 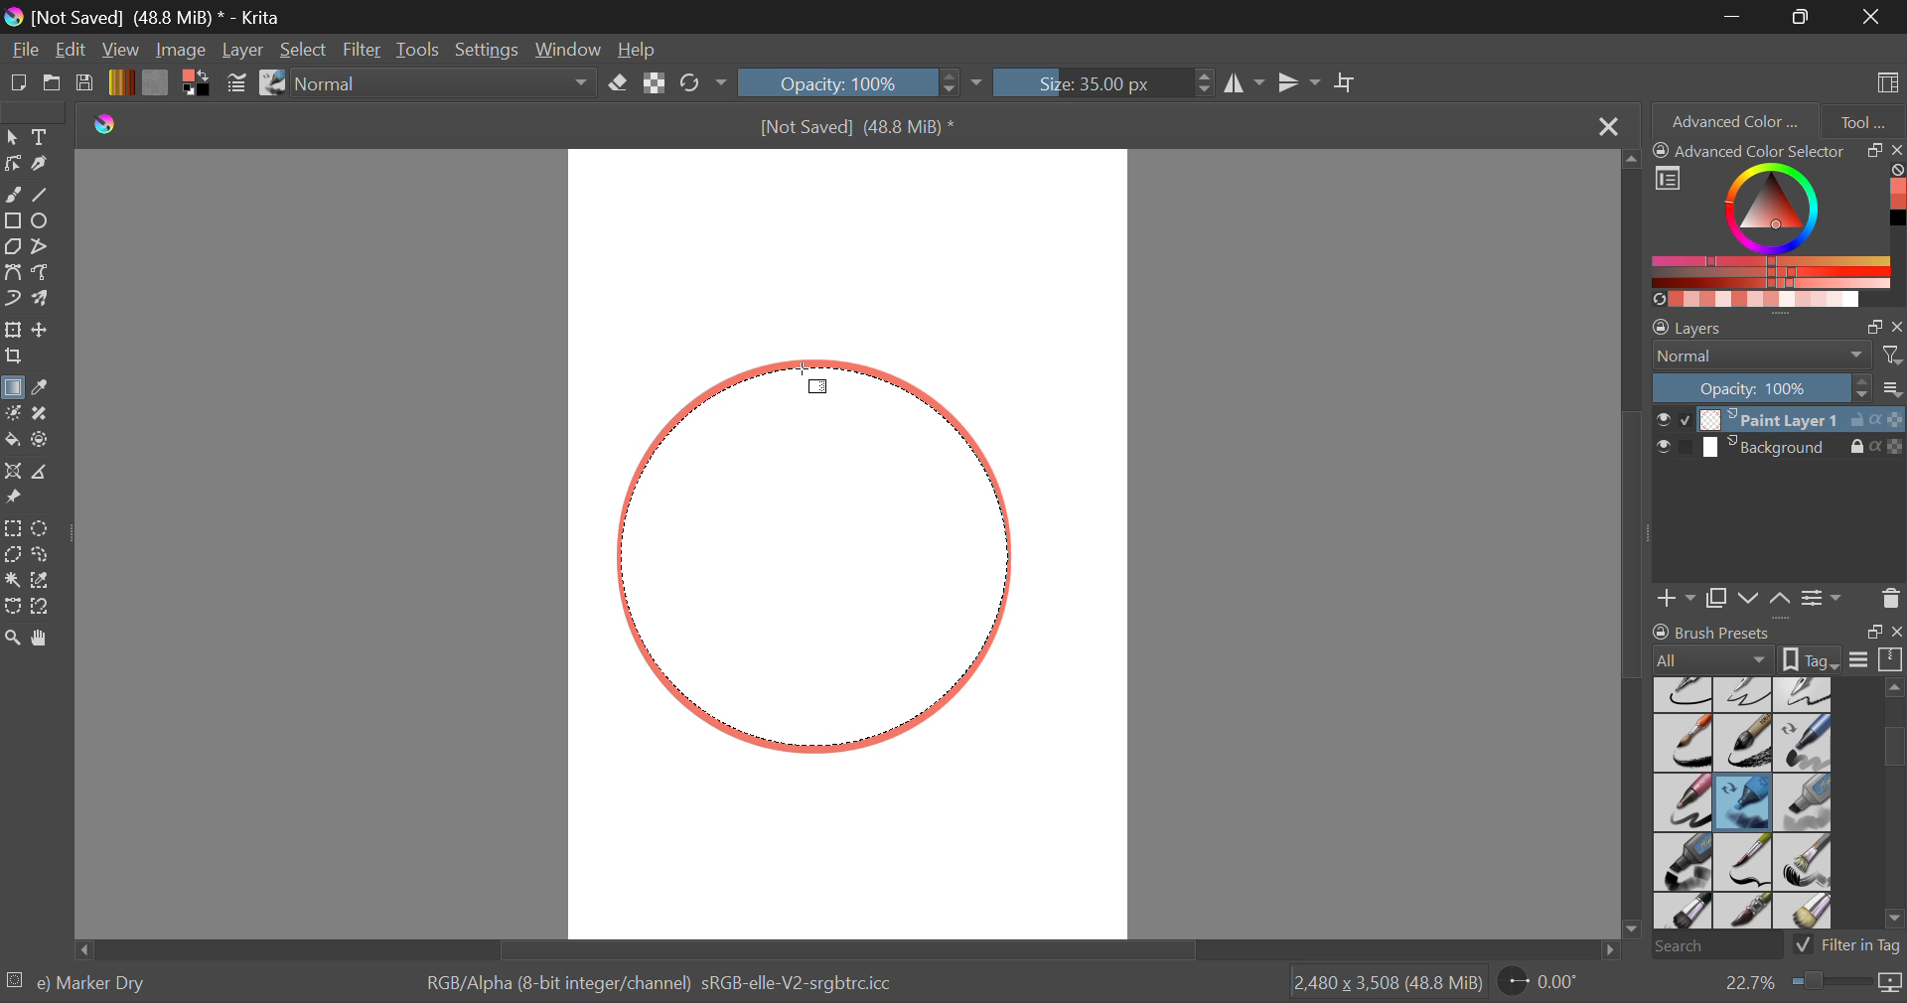 What do you see at coordinates (851, 130) in the screenshot?
I see `[Not Saved] (48.8 MiB) *` at bounding box center [851, 130].